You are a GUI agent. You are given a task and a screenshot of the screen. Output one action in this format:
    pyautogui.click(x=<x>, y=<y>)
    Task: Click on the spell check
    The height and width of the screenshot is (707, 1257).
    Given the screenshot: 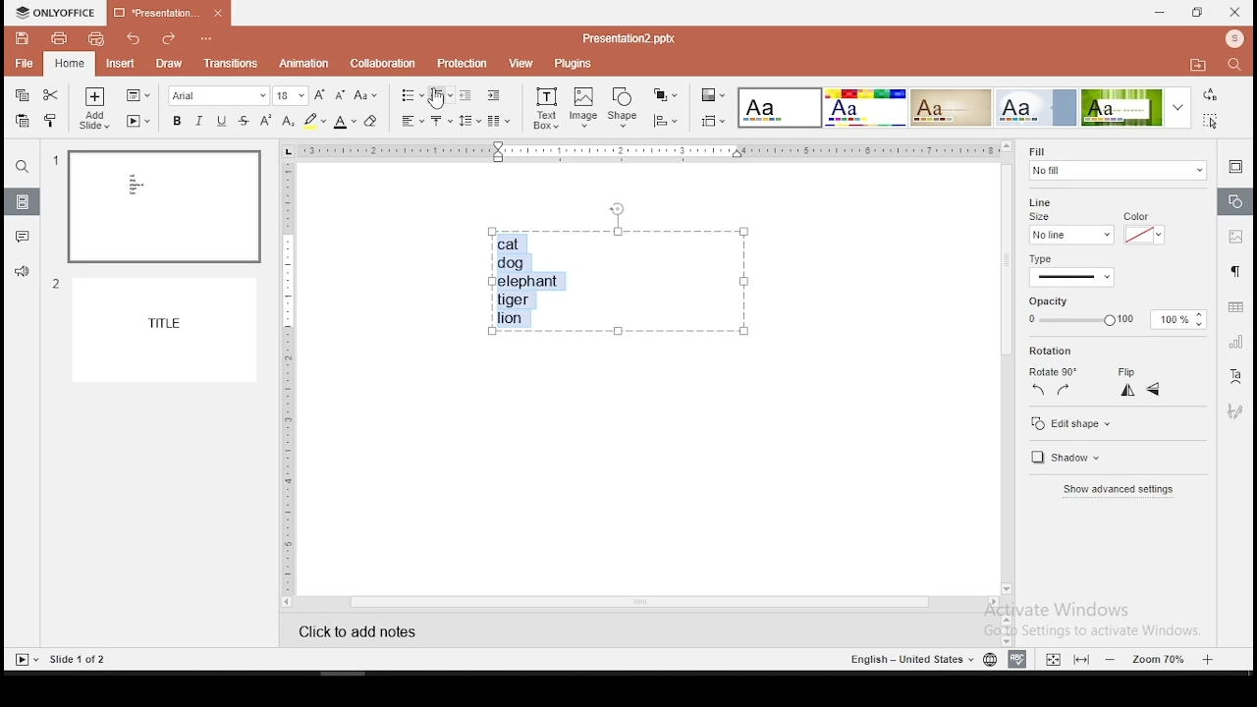 What is the action you would take?
    pyautogui.click(x=1017, y=660)
    